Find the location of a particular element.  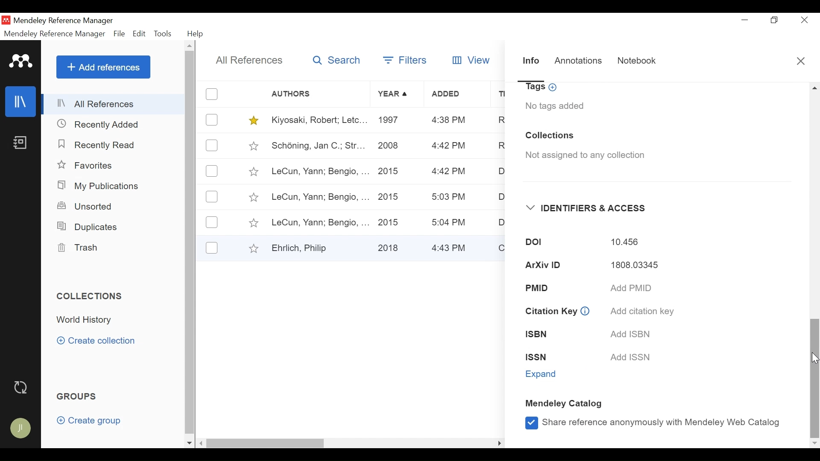

vertical scroll bar is located at coordinates (189, 243).